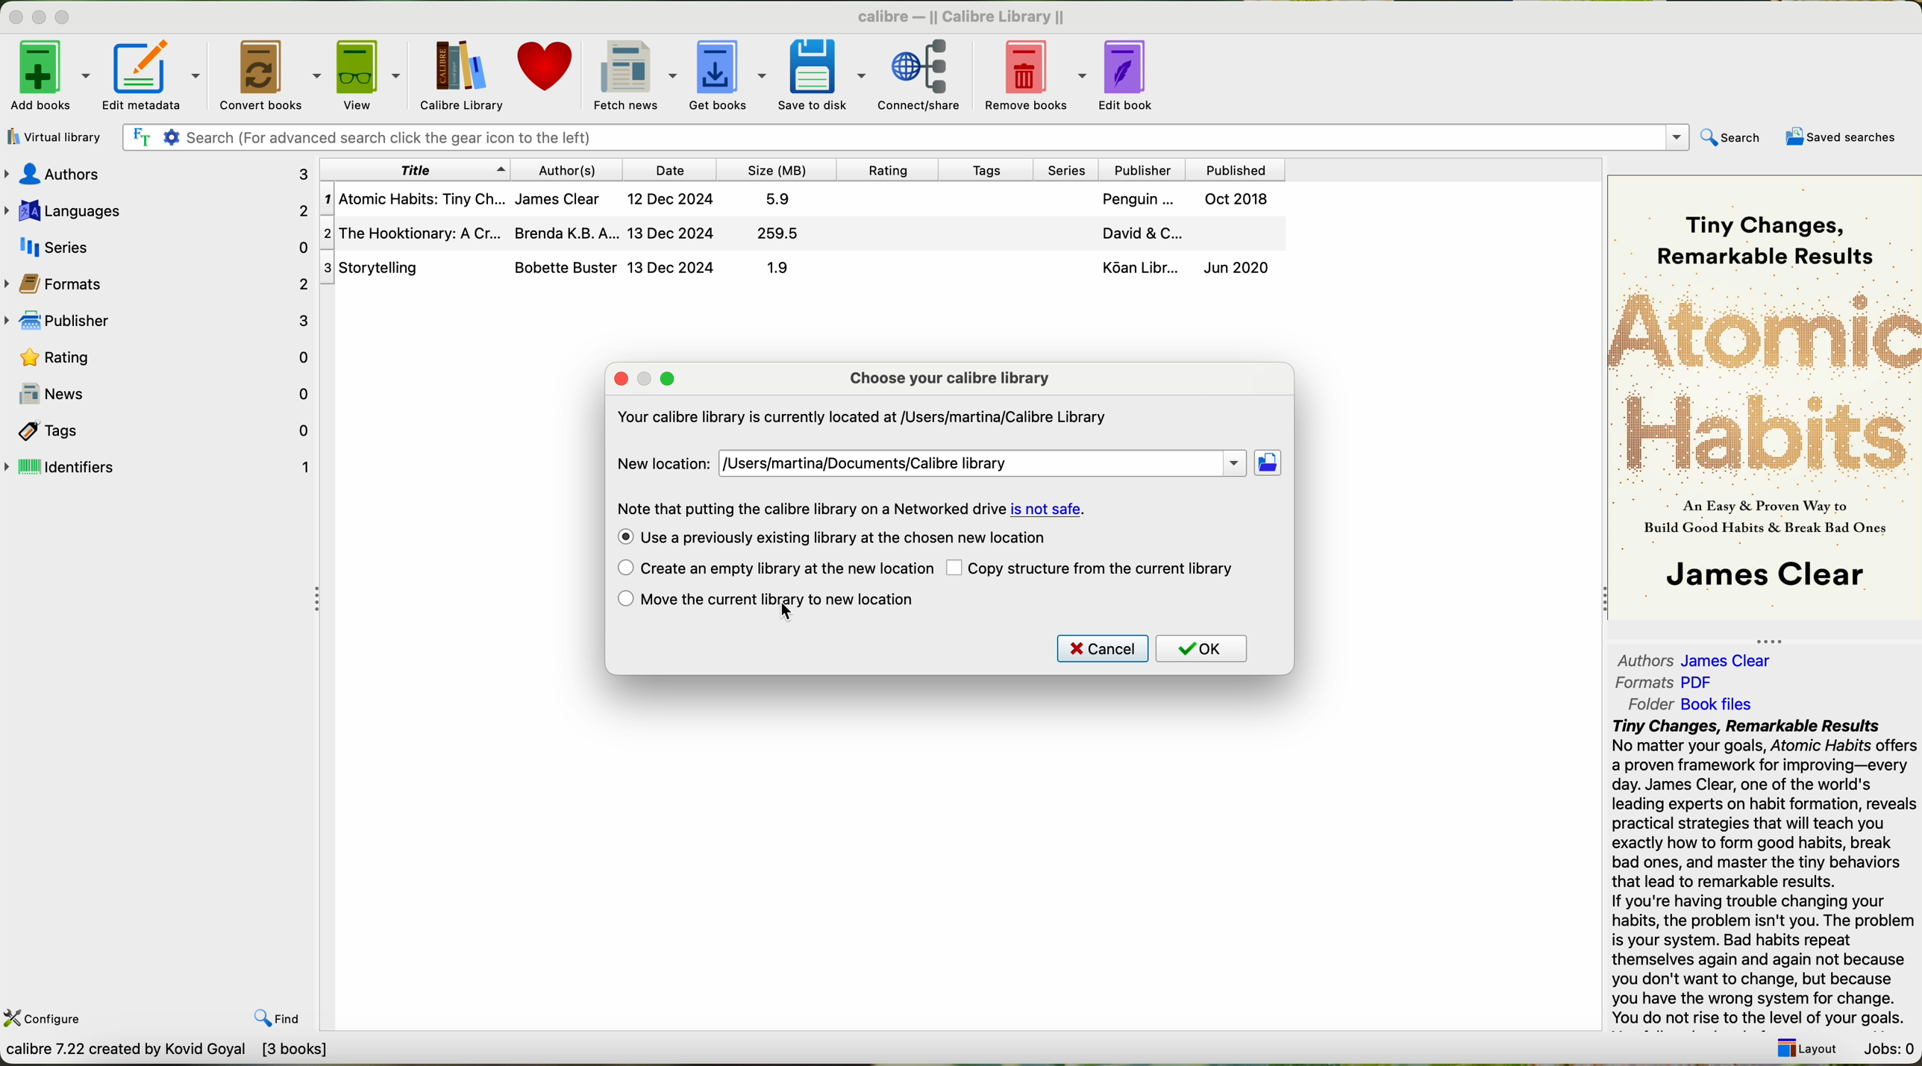 The height and width of the screenshot is (1066, 1922). Describe the element at coordinates (1838, 137) in the screenshot. I see `saved searches` at that location.